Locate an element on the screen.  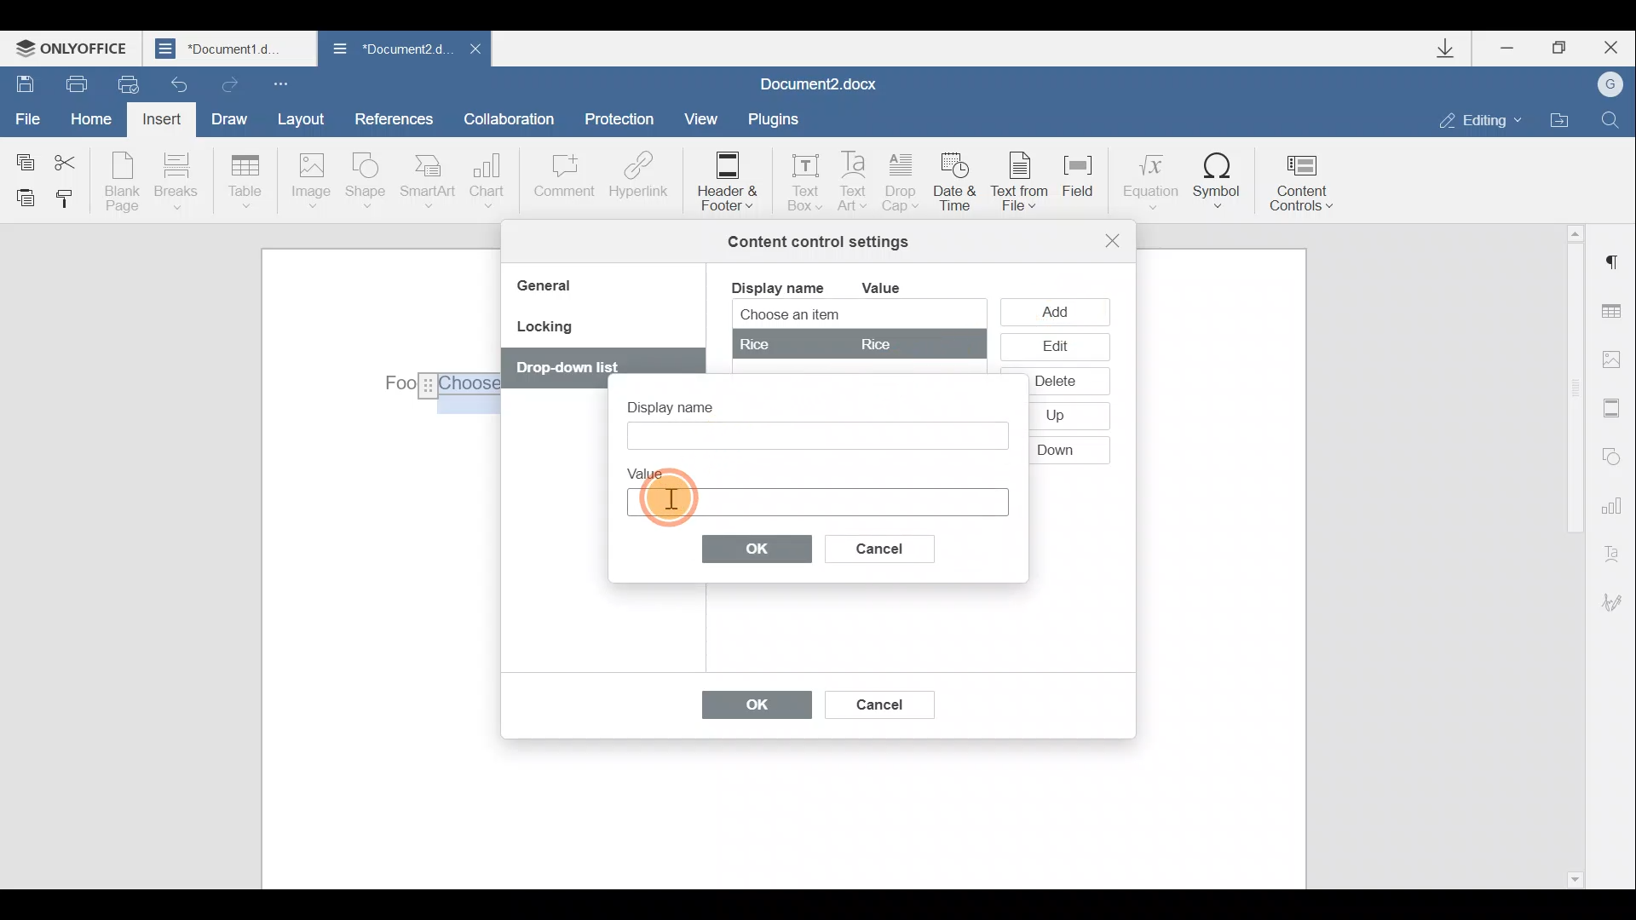
Header & footer is located at coordinates (726, 180).